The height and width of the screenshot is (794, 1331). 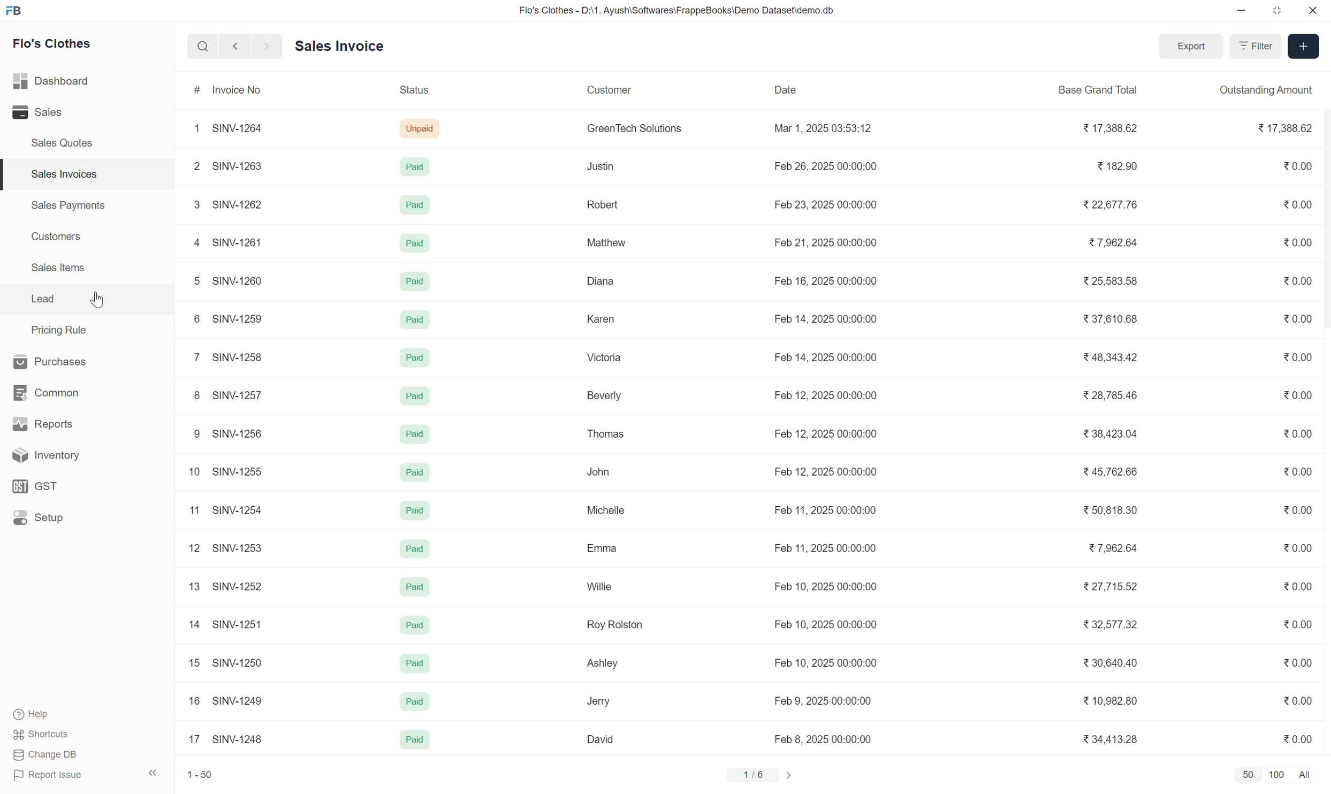 I want to click on Feb 11, 2025 00:00:00, so click(x=813, y=510).